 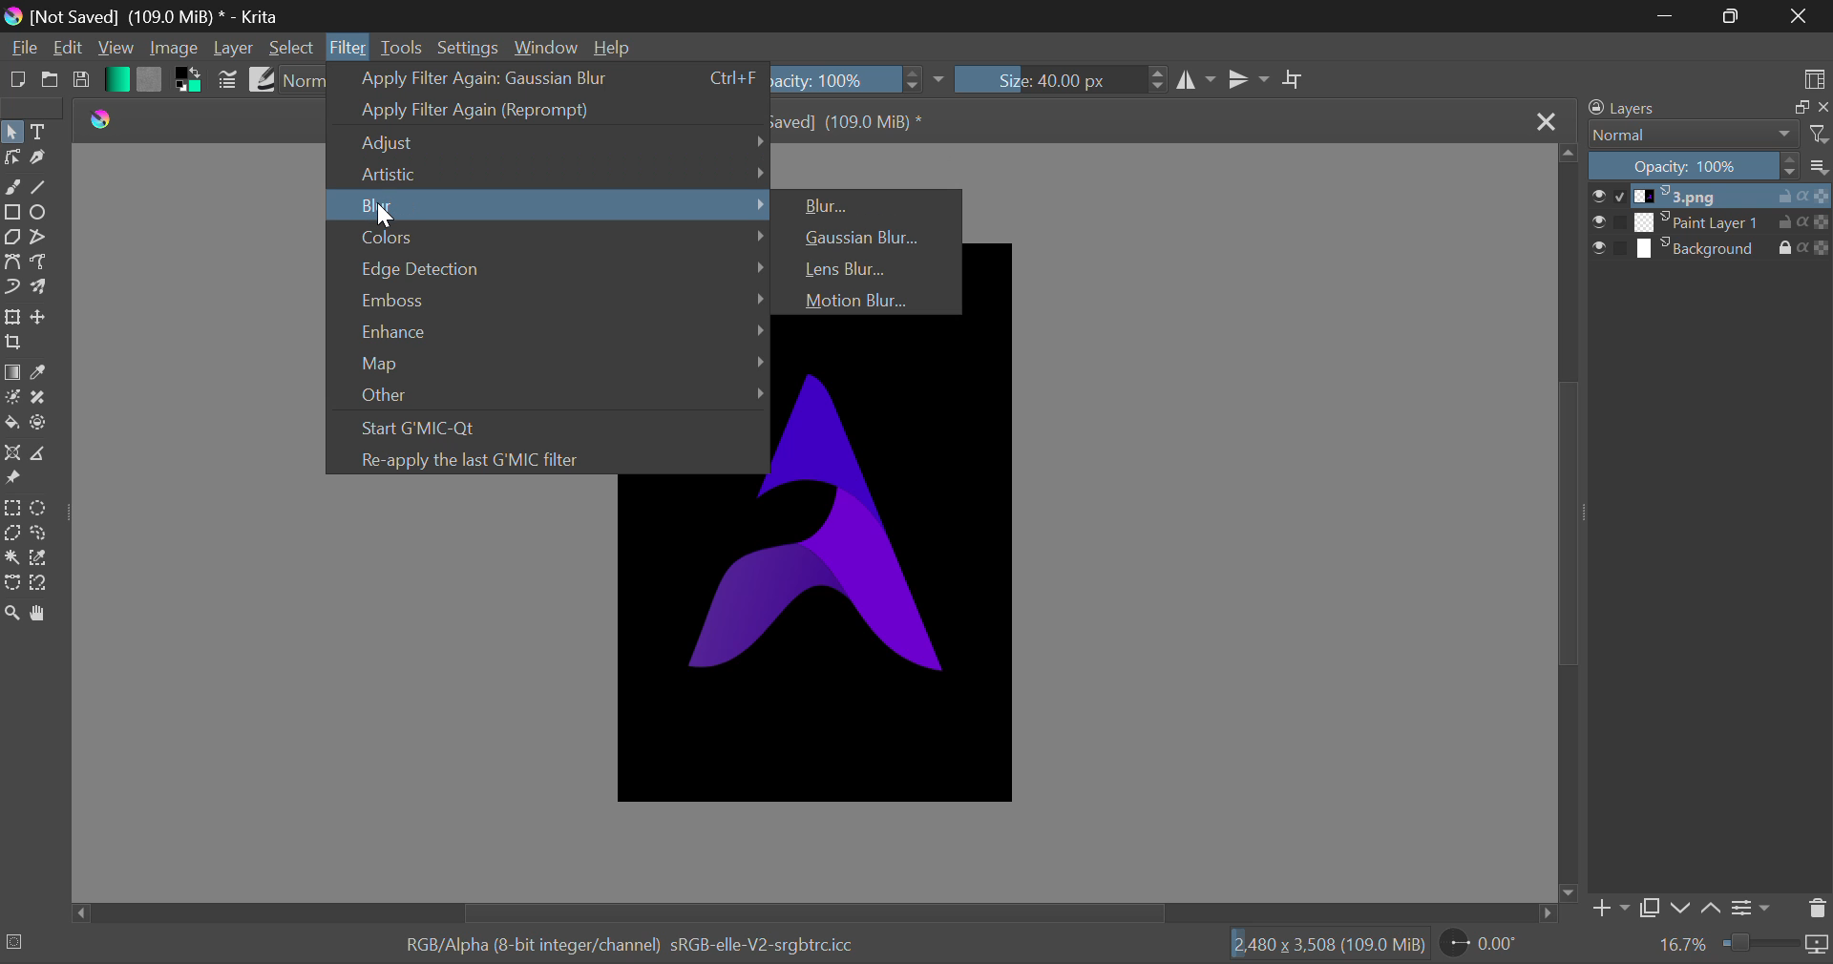 I want to click on Gaussian Blur, so click(x=866, y=237).